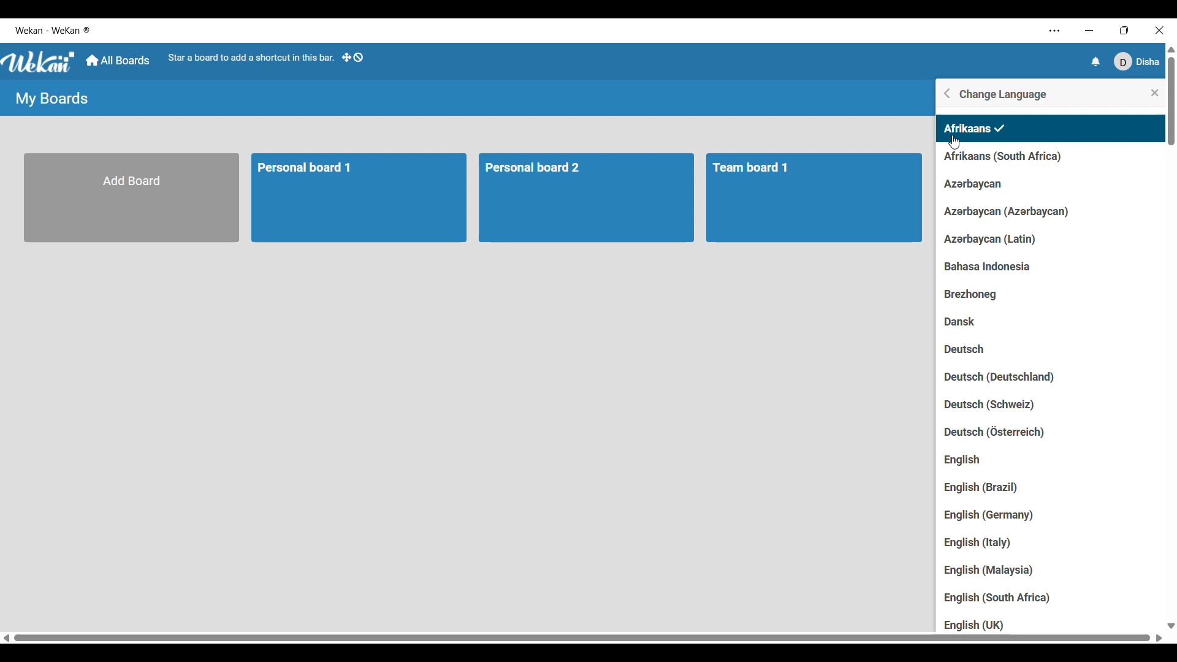 The image size is (1177, 662). Describe the element at coordinates (117, 61) in the screenshot. I see `all-boards` at that location.